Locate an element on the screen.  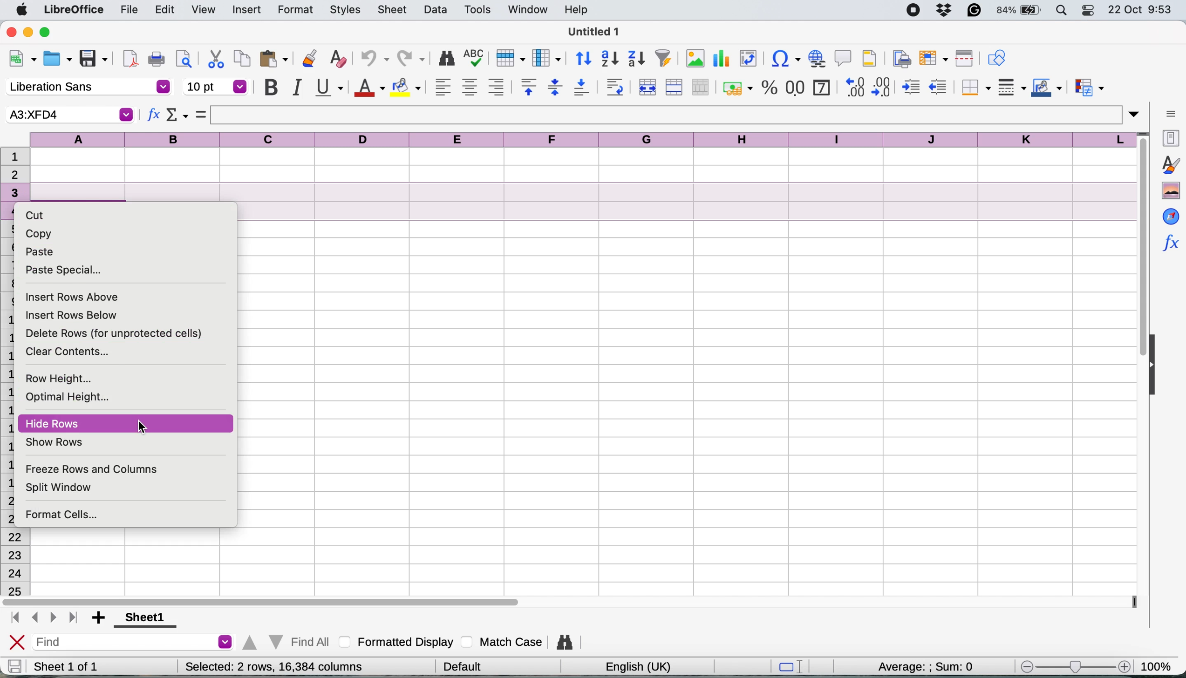
delete rows is located at coordinates (115, 334).